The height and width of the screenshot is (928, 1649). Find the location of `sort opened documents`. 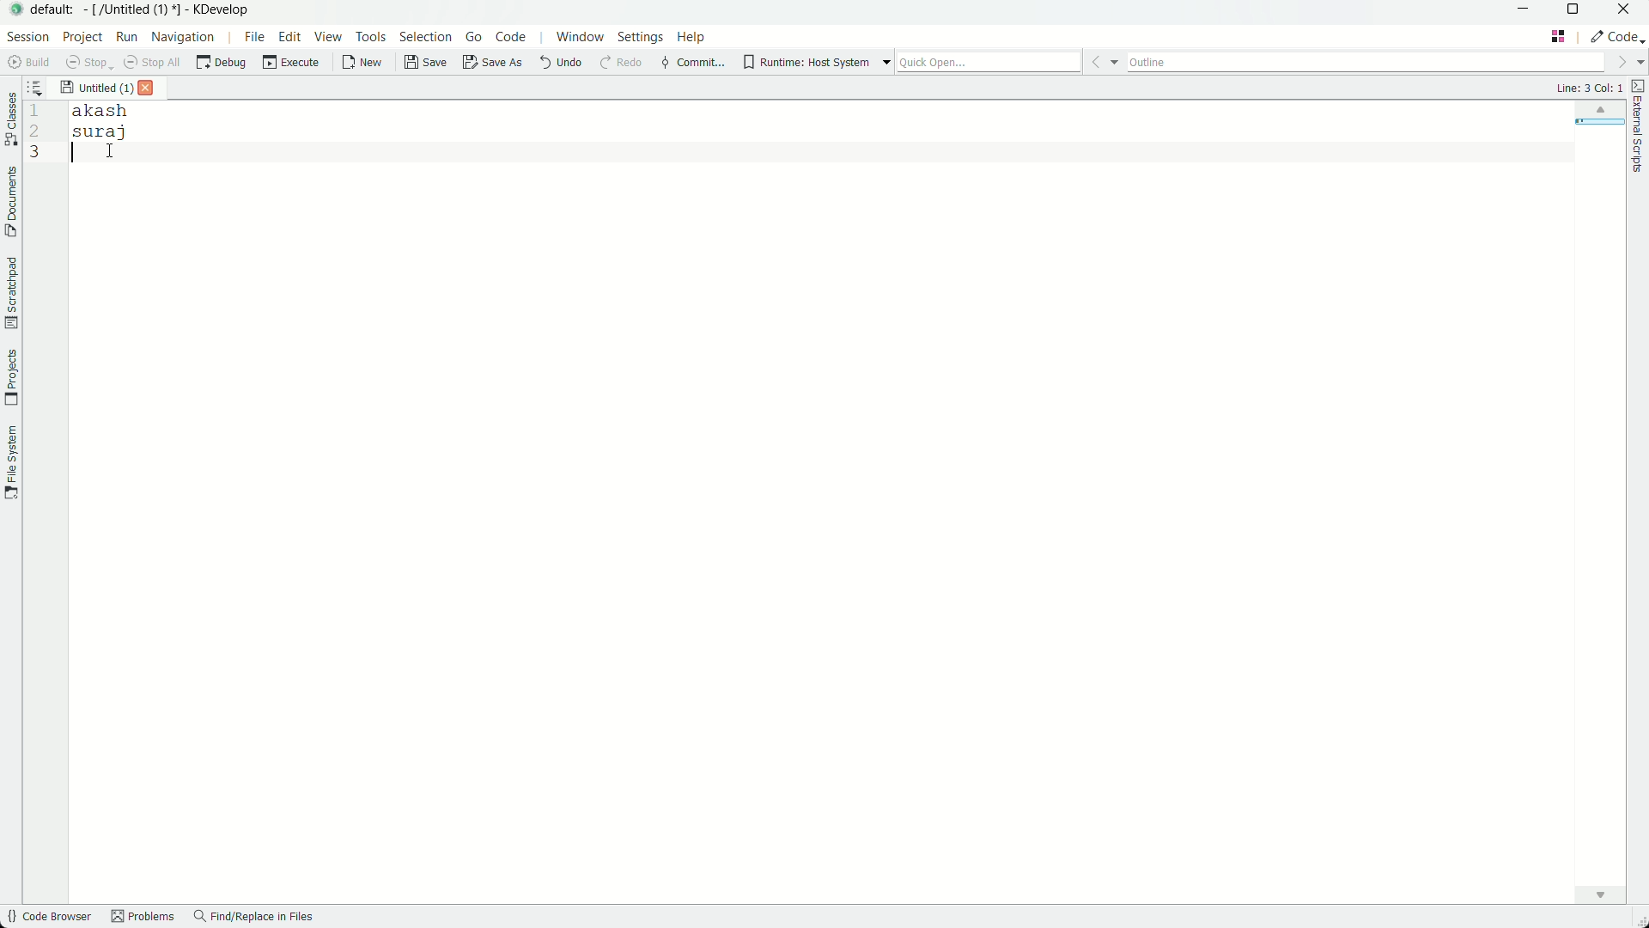

sort opened documents is located at coordinates (42, 87).